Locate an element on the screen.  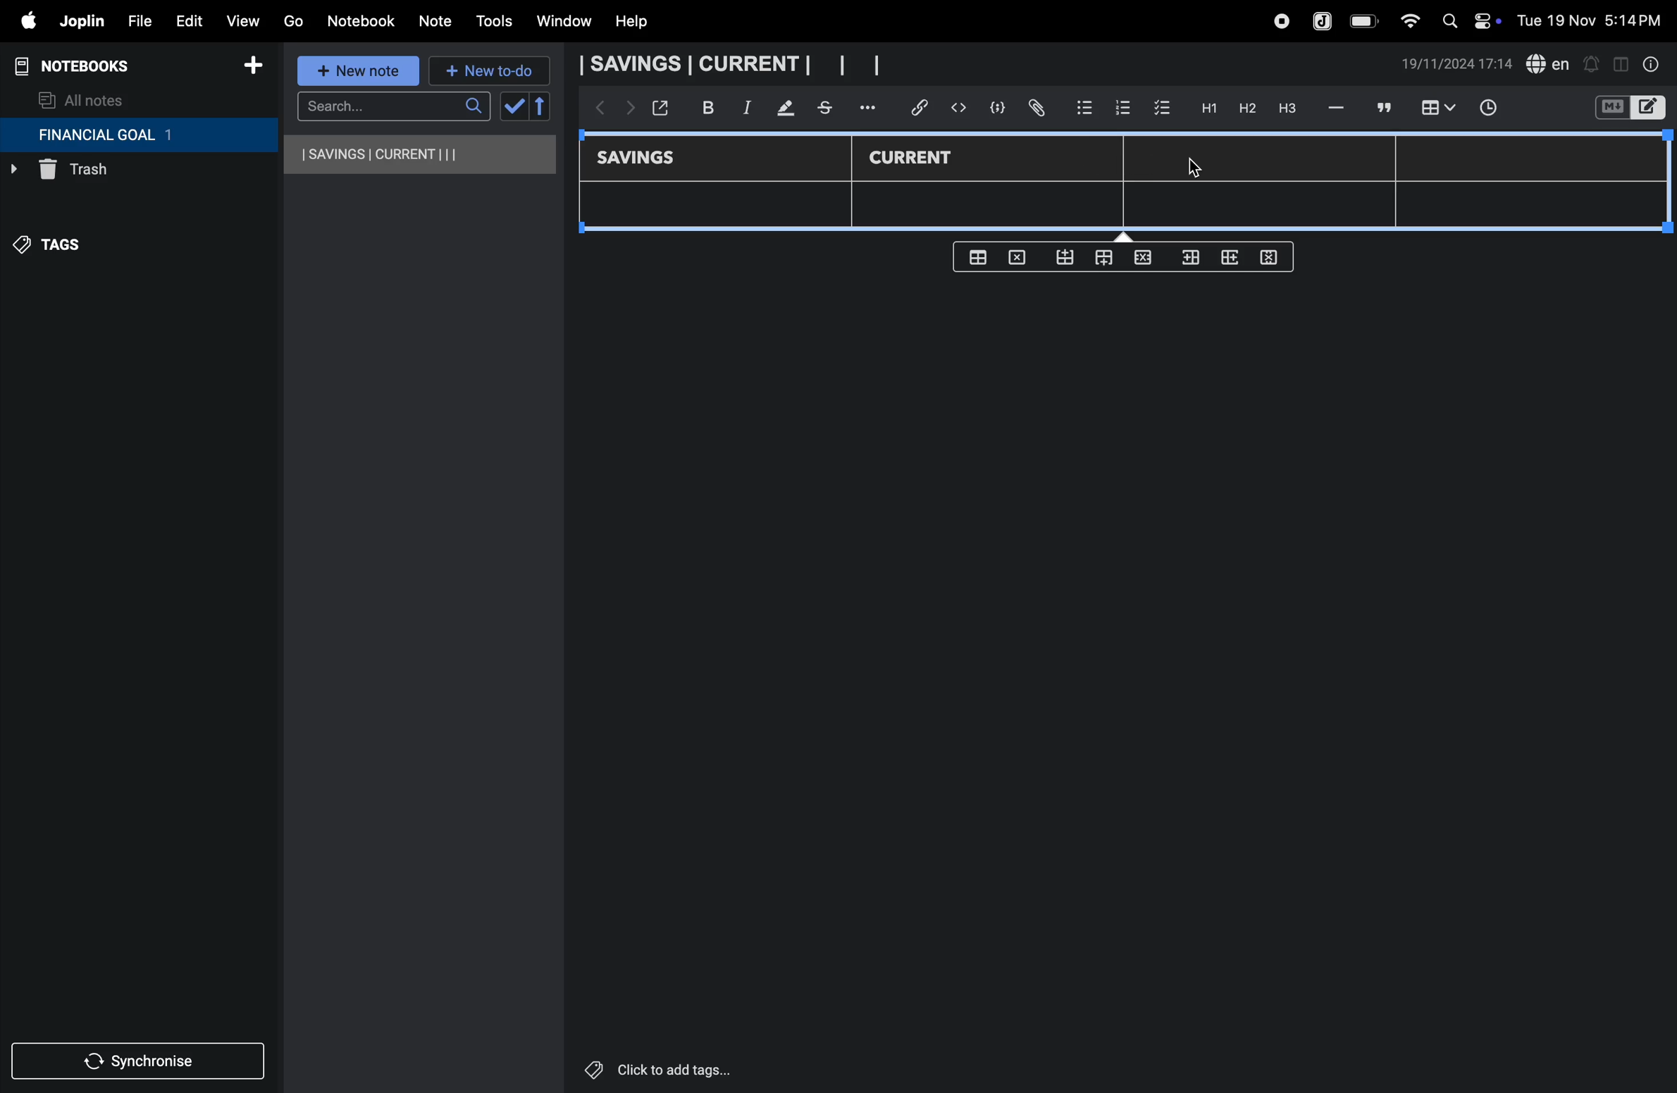
view is located at coordinates (242, 18).